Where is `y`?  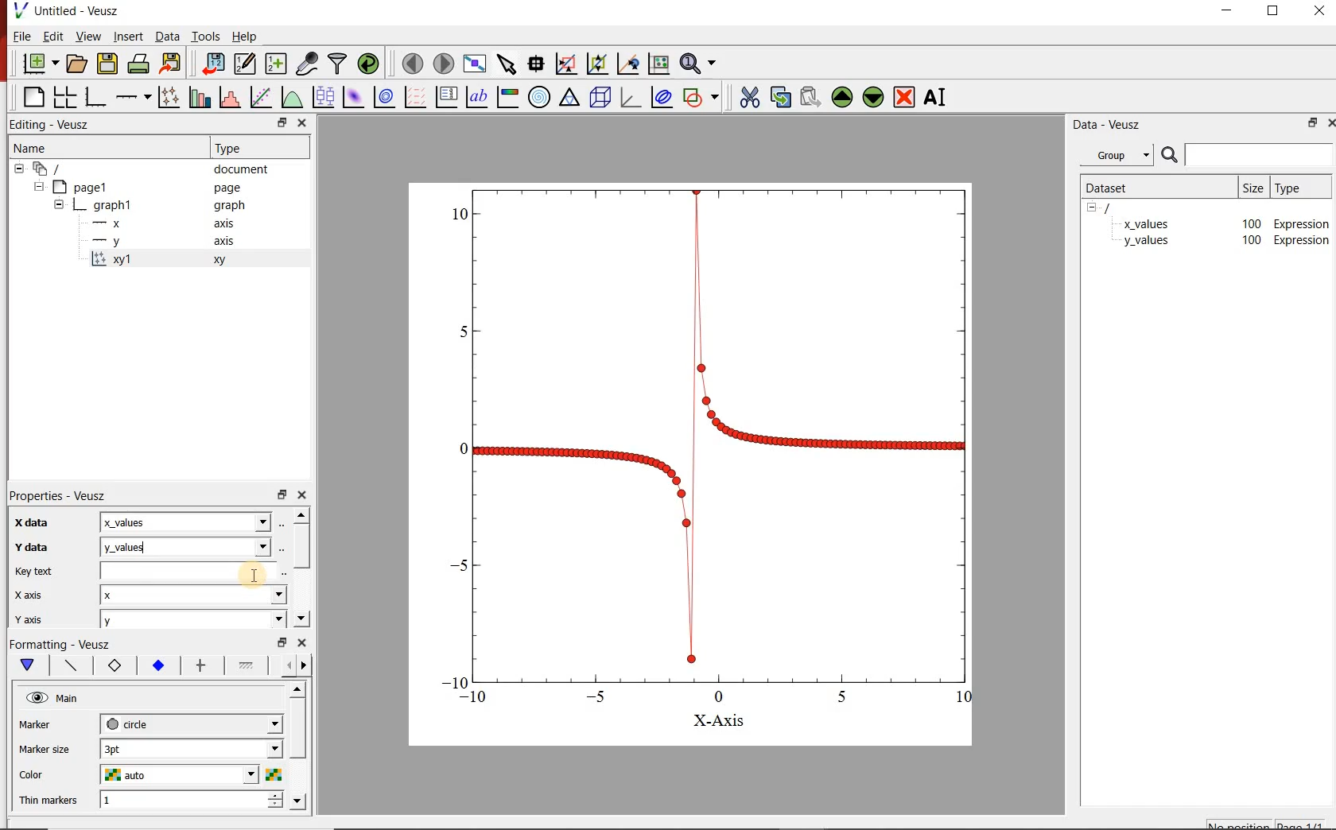
y is located at coordinates (186, 547).